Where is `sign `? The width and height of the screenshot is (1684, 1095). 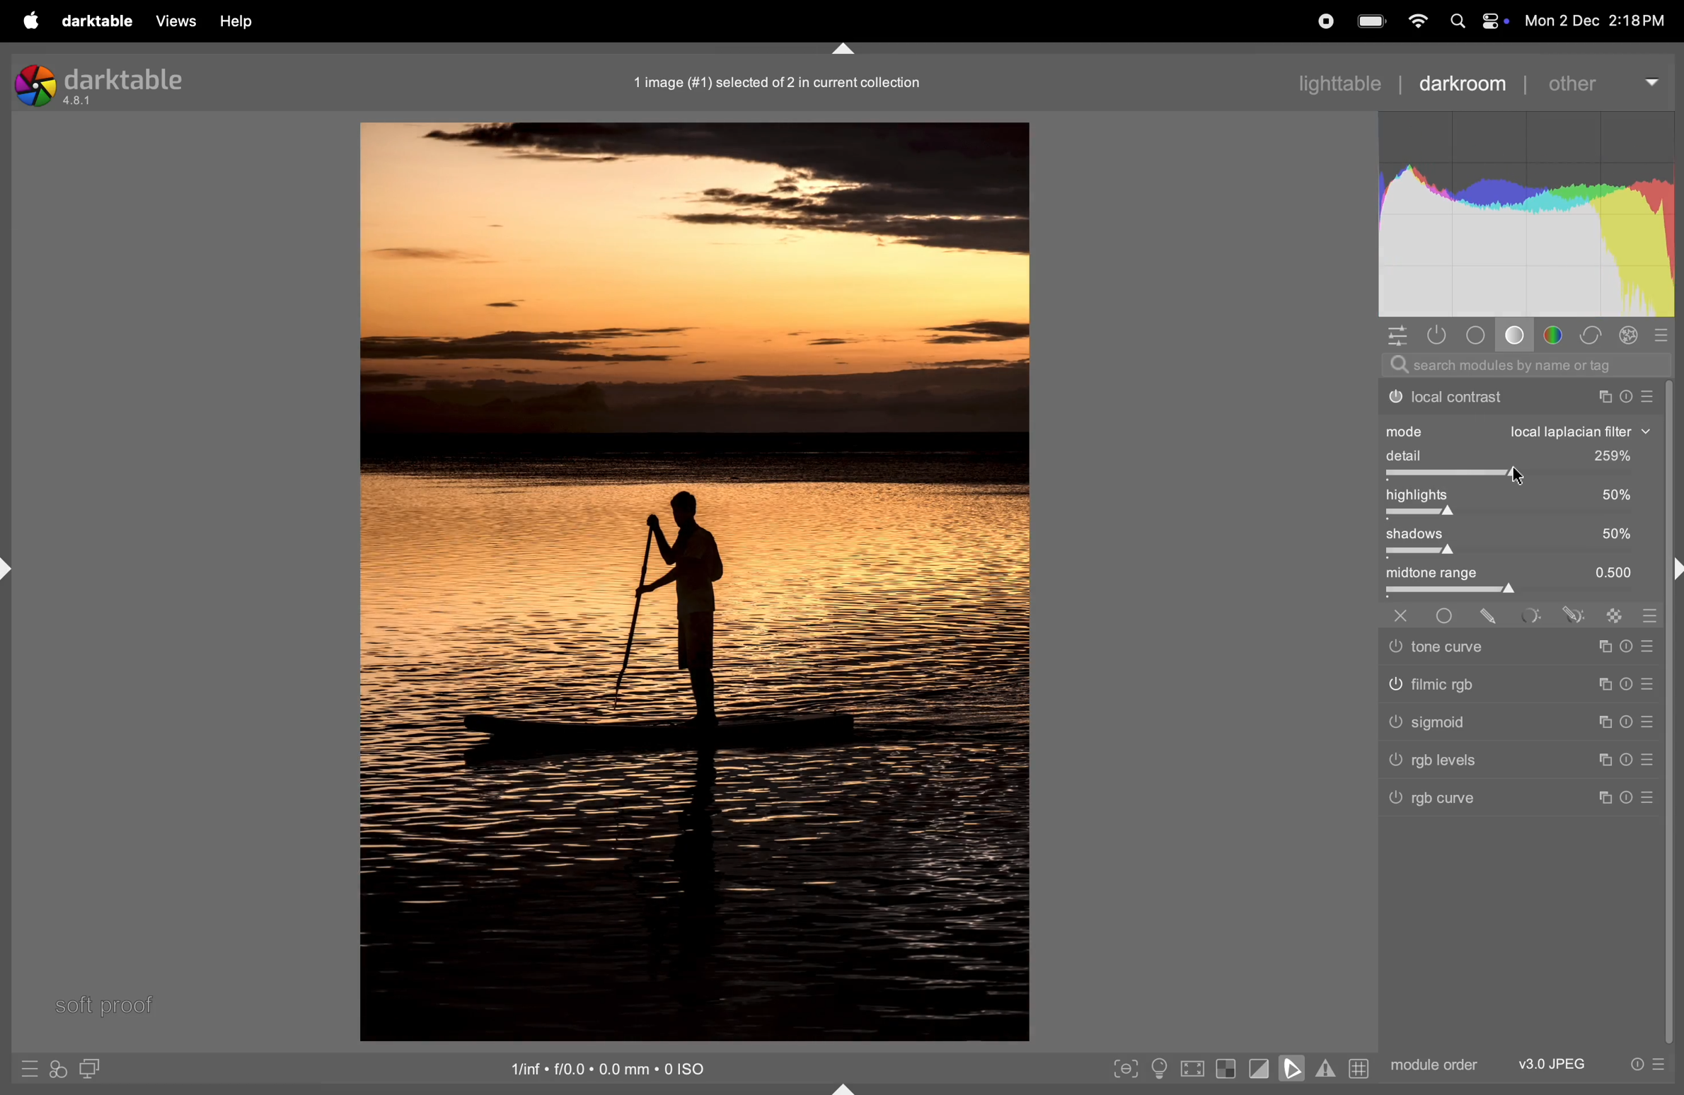 sign  is located at coordinates (1632, 759).